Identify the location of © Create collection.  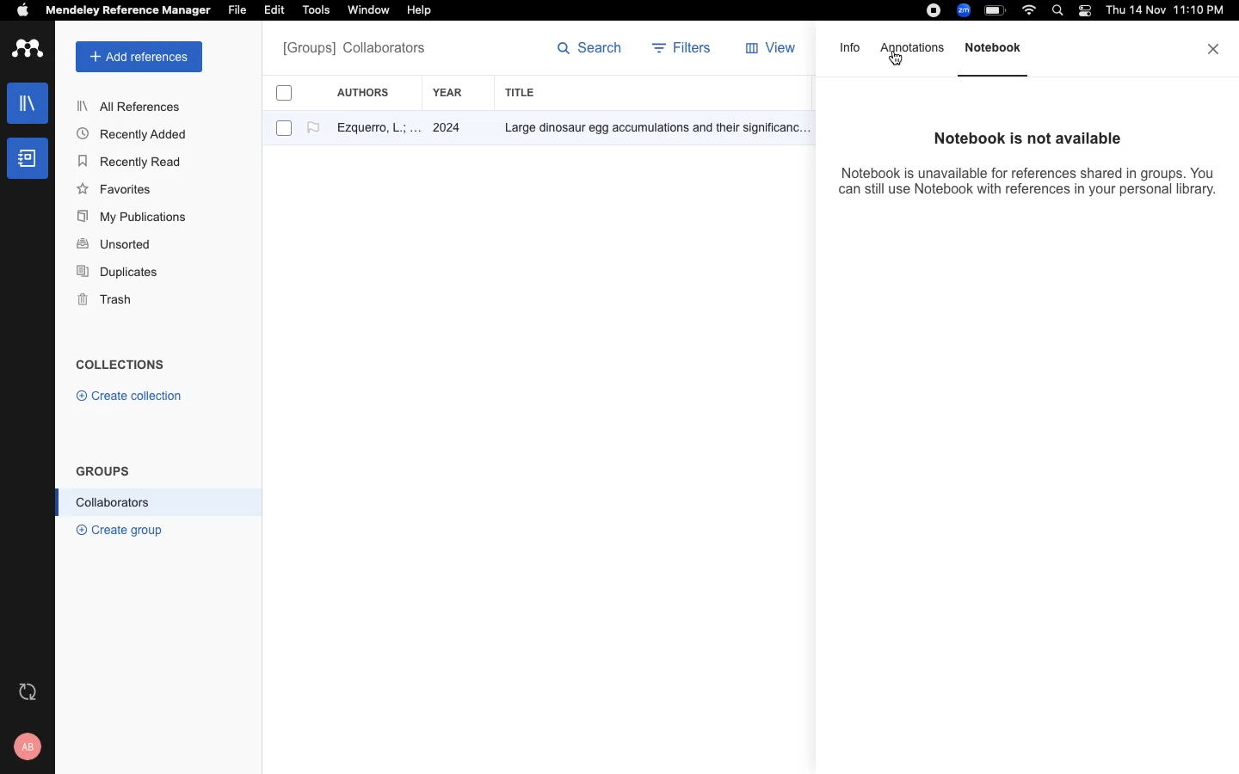
(130, 399).